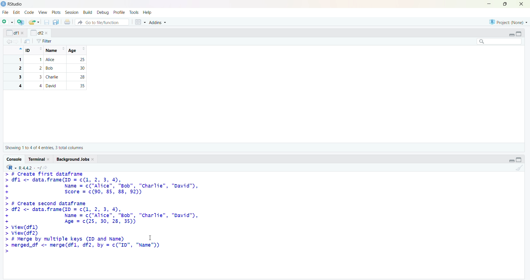 This screenshot has height=280, width=530. Describe the element at coordinates (147, 12) in the screenshot. I see `Help` at that location.